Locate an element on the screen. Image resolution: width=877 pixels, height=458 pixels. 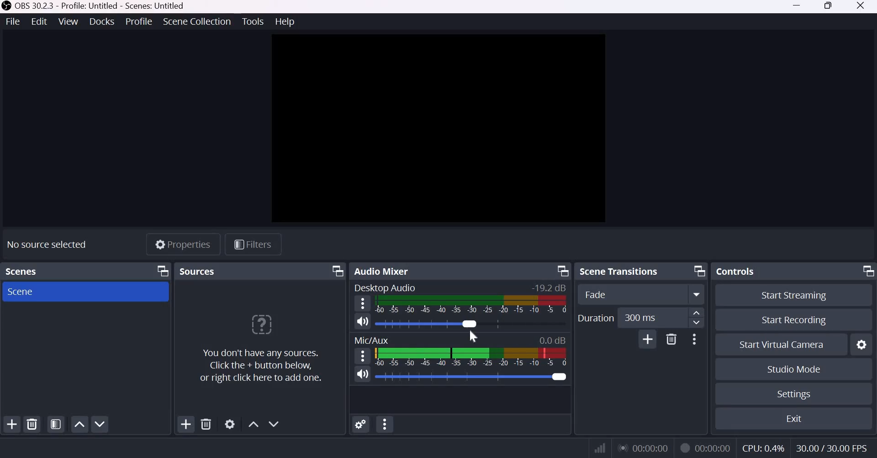
Scene transitions is located at coordinates (619, 272).